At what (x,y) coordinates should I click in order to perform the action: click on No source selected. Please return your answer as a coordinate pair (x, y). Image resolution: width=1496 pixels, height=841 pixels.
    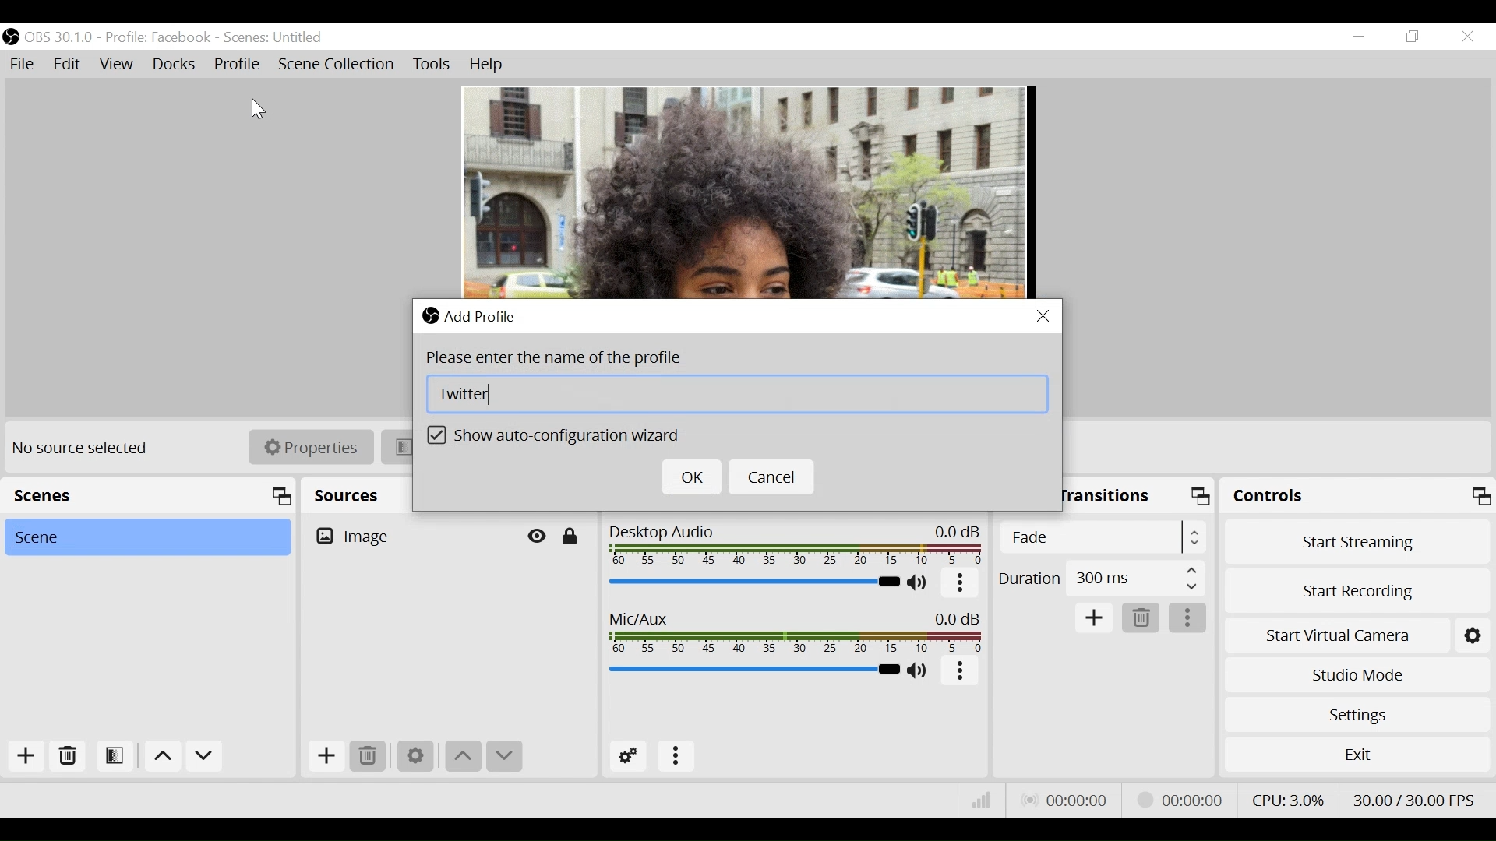
    Looking at the image, I should click on (86, 449).